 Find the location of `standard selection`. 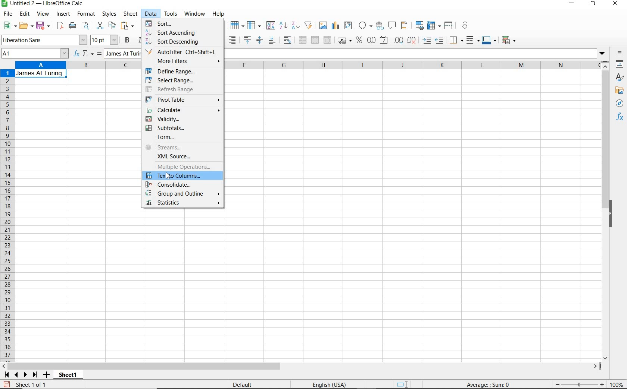

standard selection is located at coordinates (403, 383).